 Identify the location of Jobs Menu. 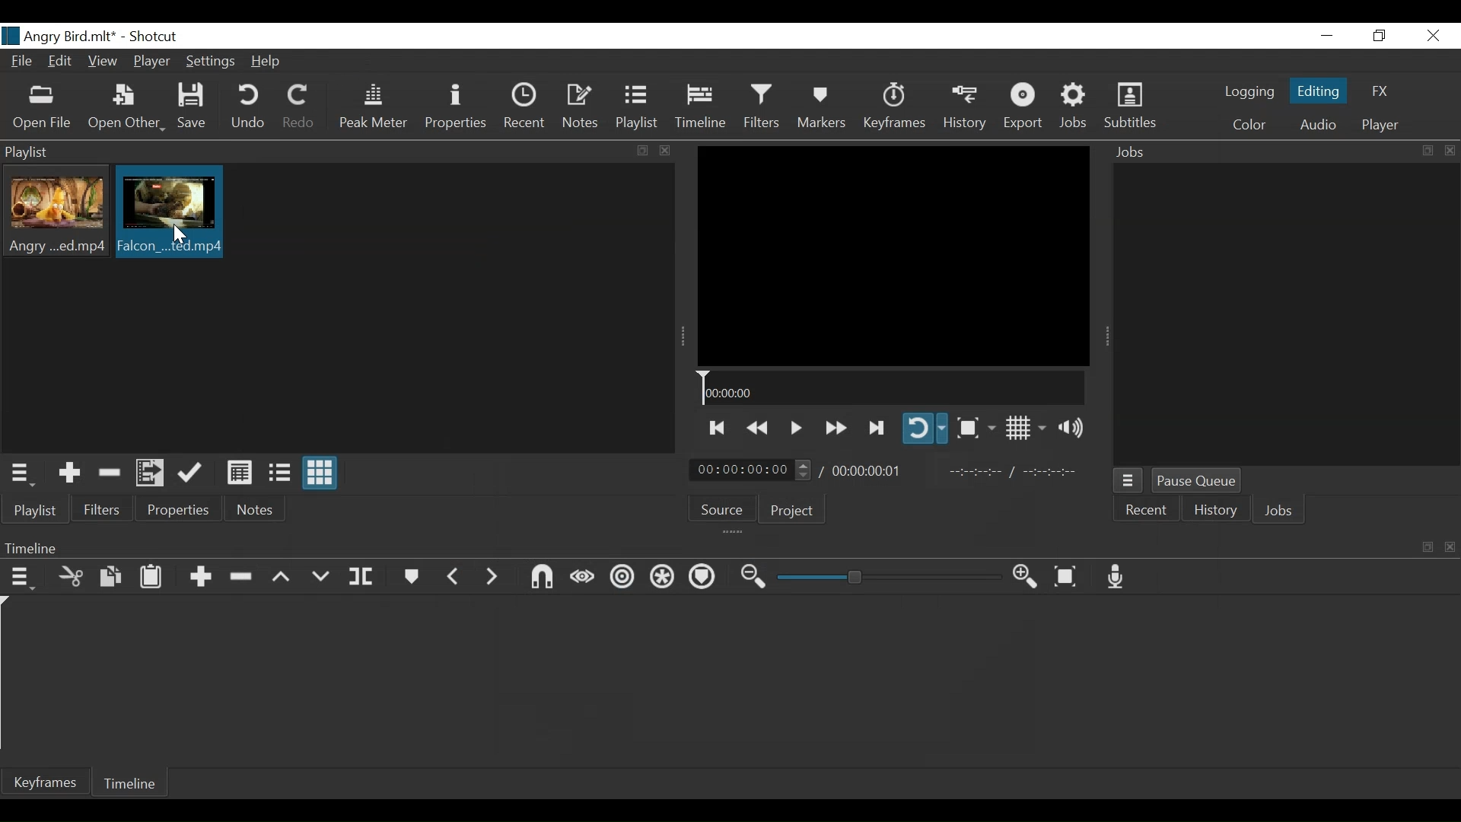
(1126, 482).